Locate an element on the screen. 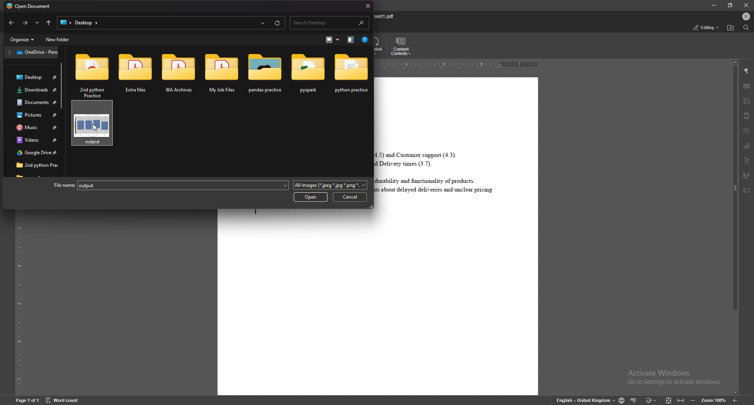  cancel is located at coordinates (350, 197).